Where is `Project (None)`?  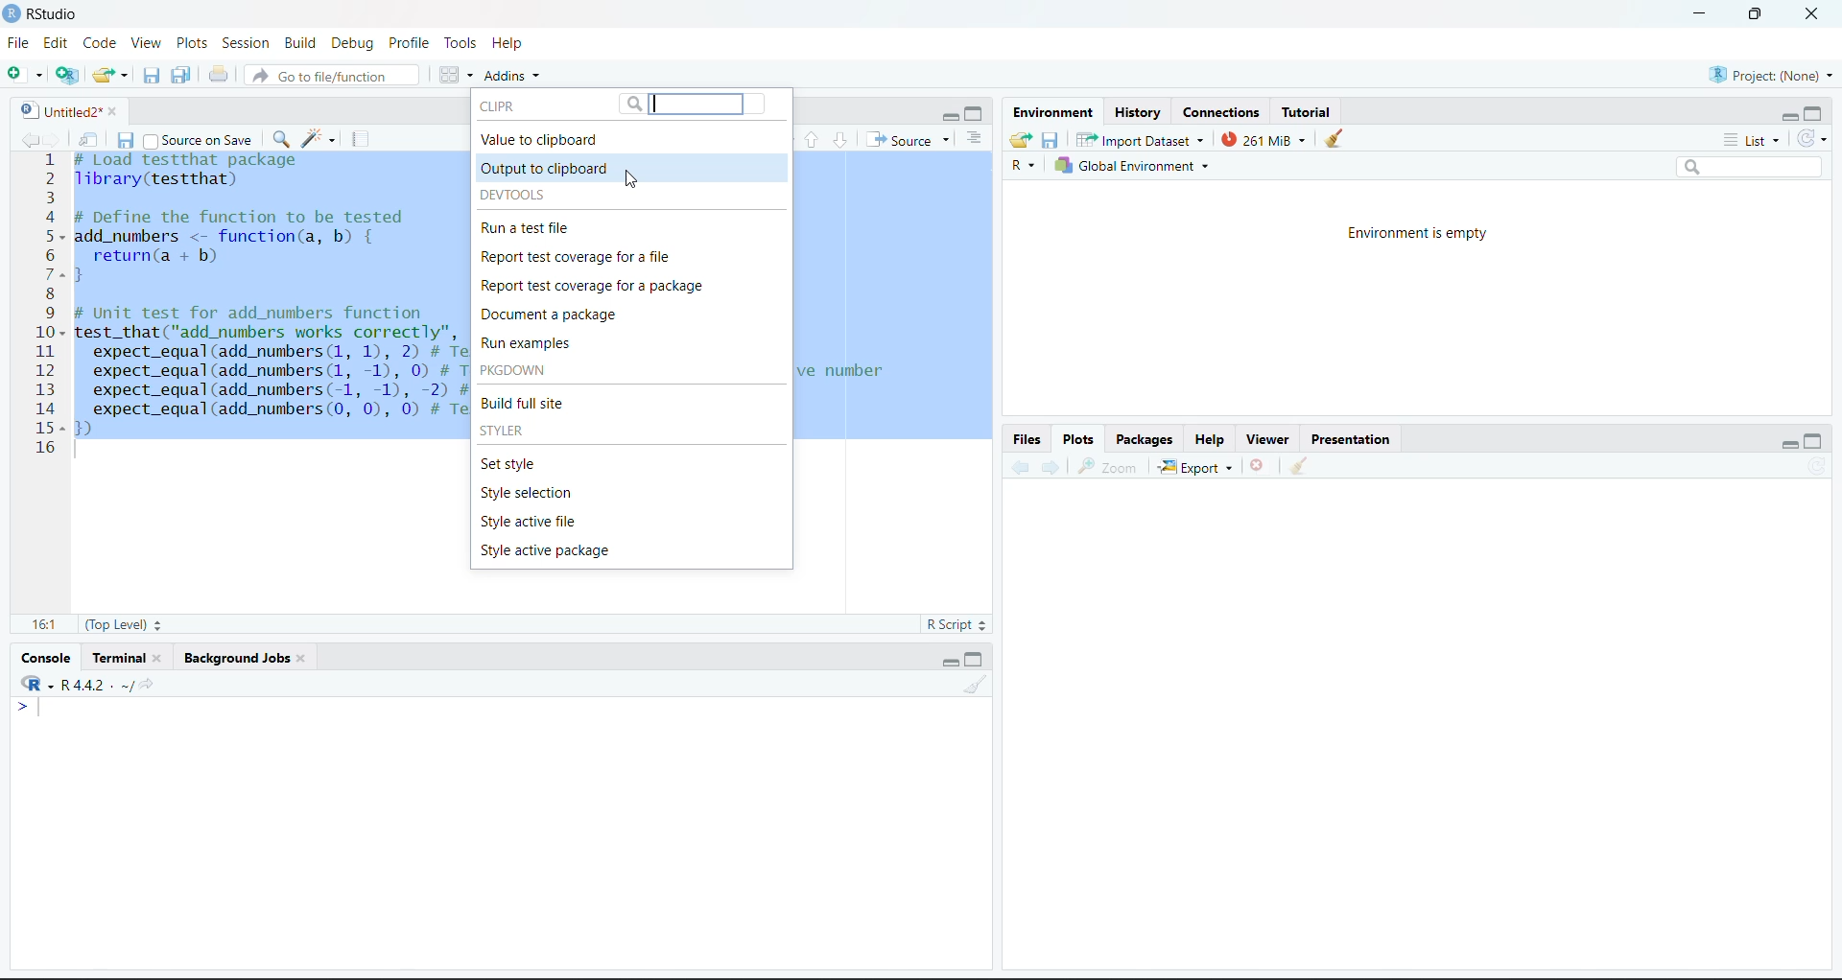
Project (None) is located at coordinates (1772, 75).